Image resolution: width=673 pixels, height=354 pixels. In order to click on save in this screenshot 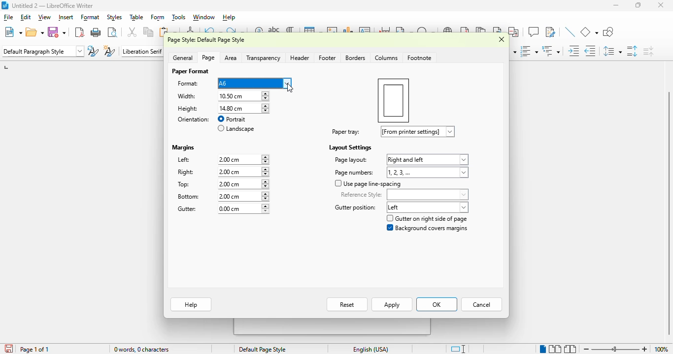, I will do `click(57, 32)`.